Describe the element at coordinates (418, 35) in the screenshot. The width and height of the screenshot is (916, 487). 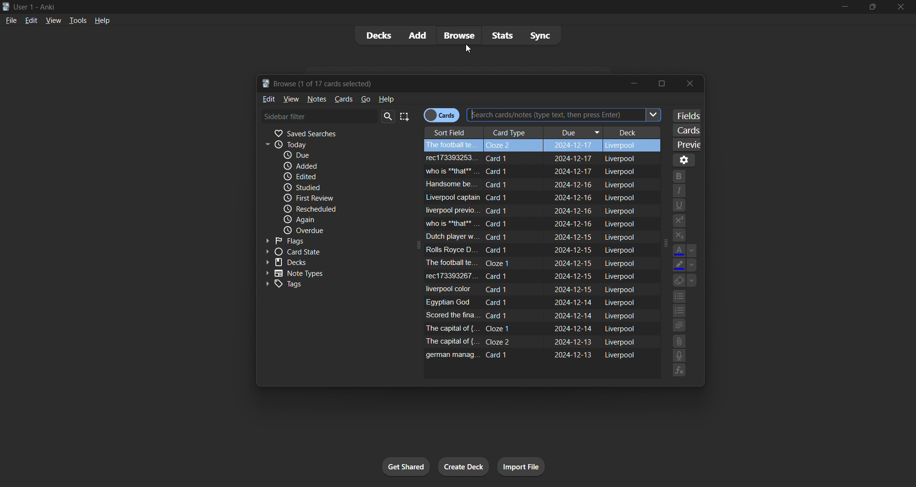
I see `add` at that location.